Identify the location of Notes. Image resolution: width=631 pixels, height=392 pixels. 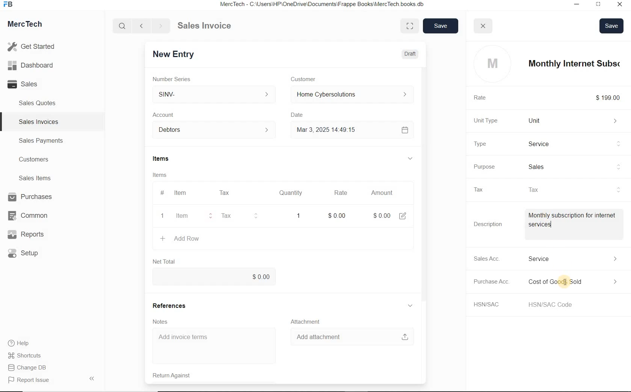
(162, 321).